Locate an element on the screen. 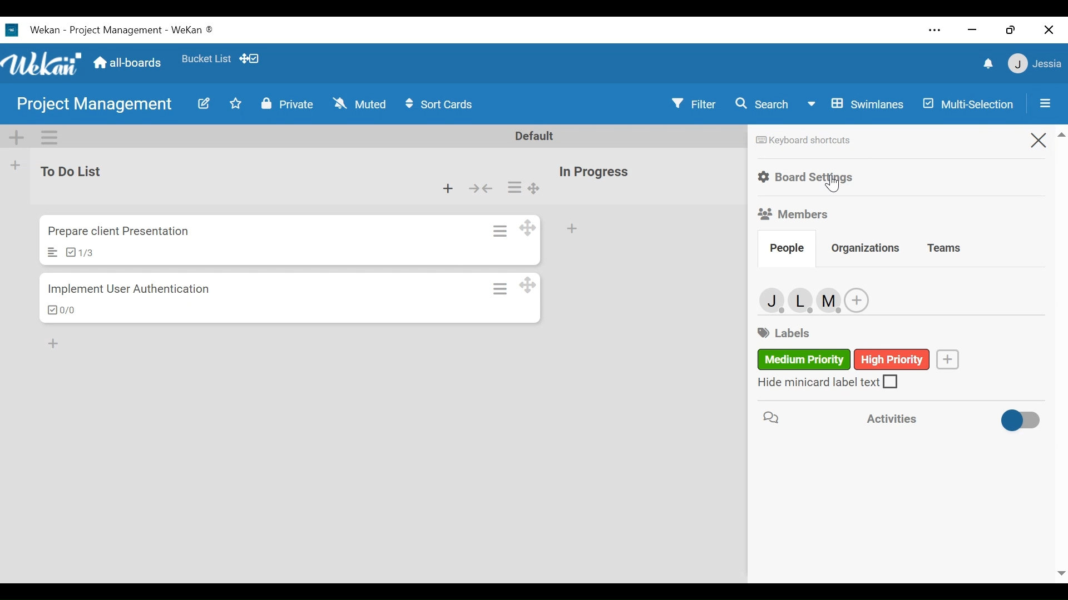  Add member is located at coordinates (857, 300).